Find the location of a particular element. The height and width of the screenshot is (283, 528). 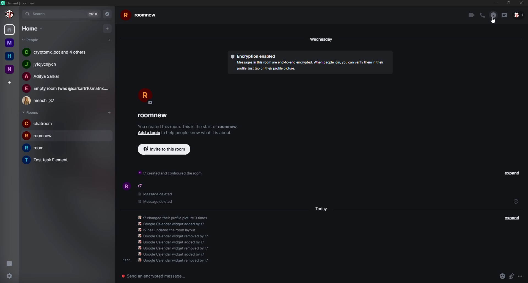

threads is located at coordinates (9, 263).